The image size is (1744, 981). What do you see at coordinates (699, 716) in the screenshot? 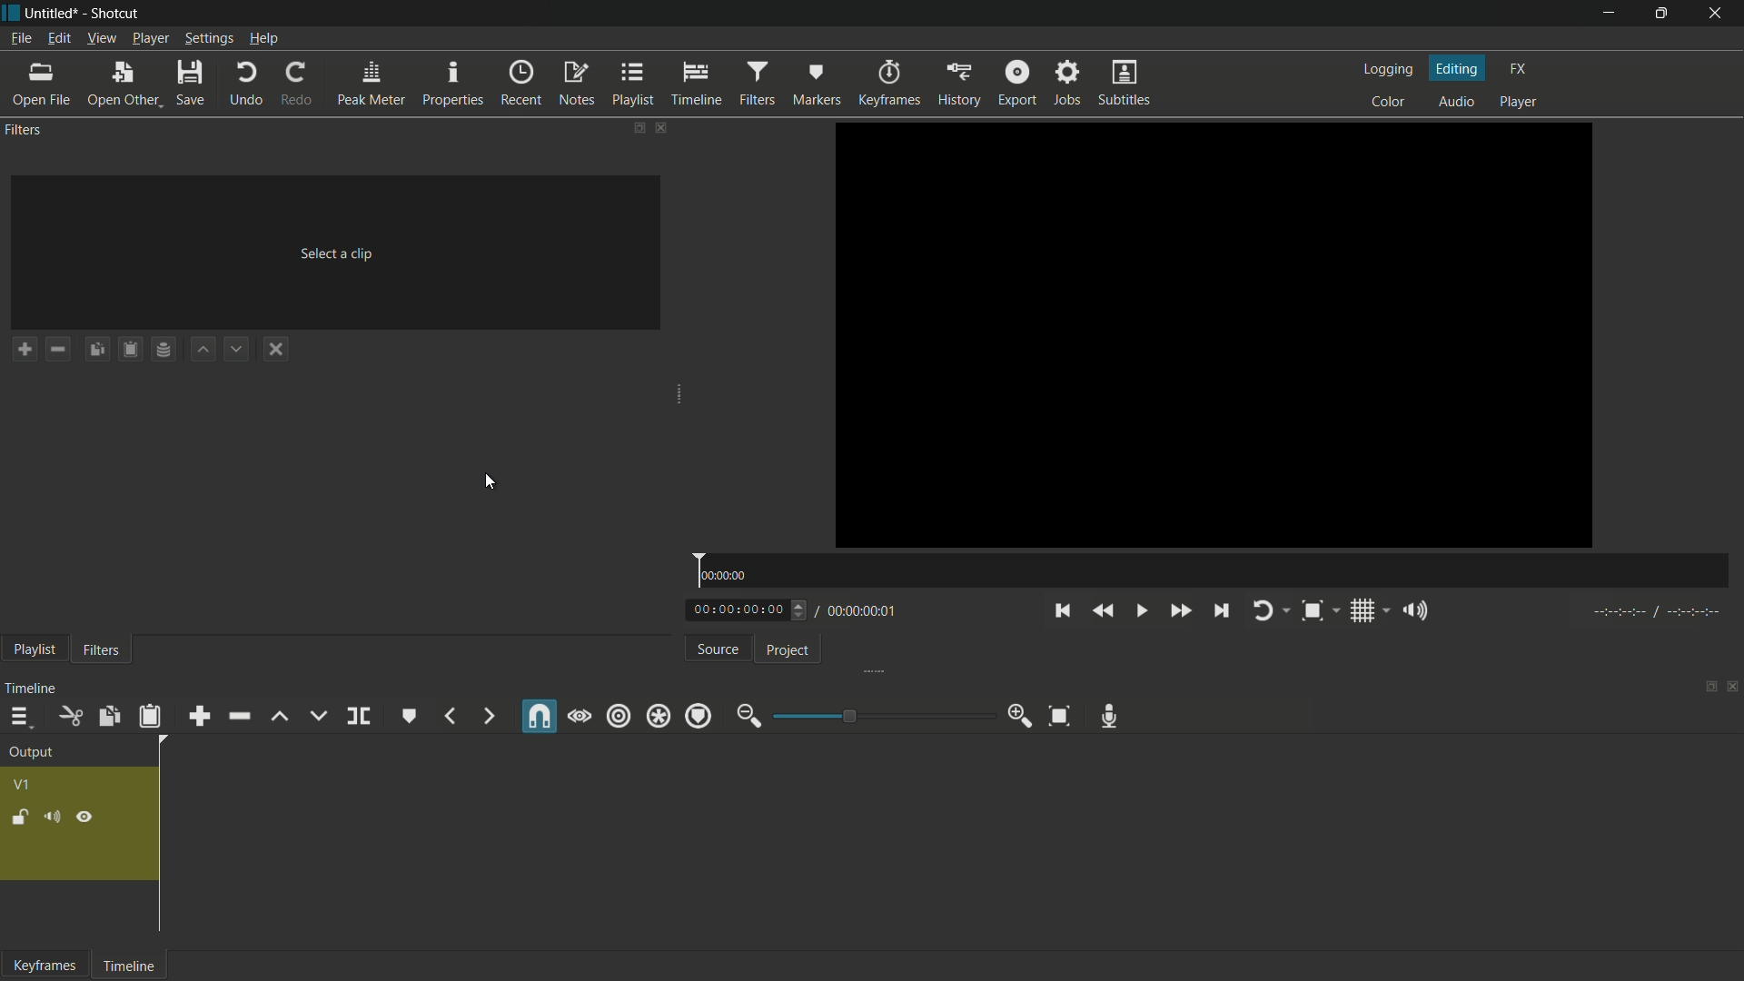
I see `ripple marker` at bounding box center [699, 716].